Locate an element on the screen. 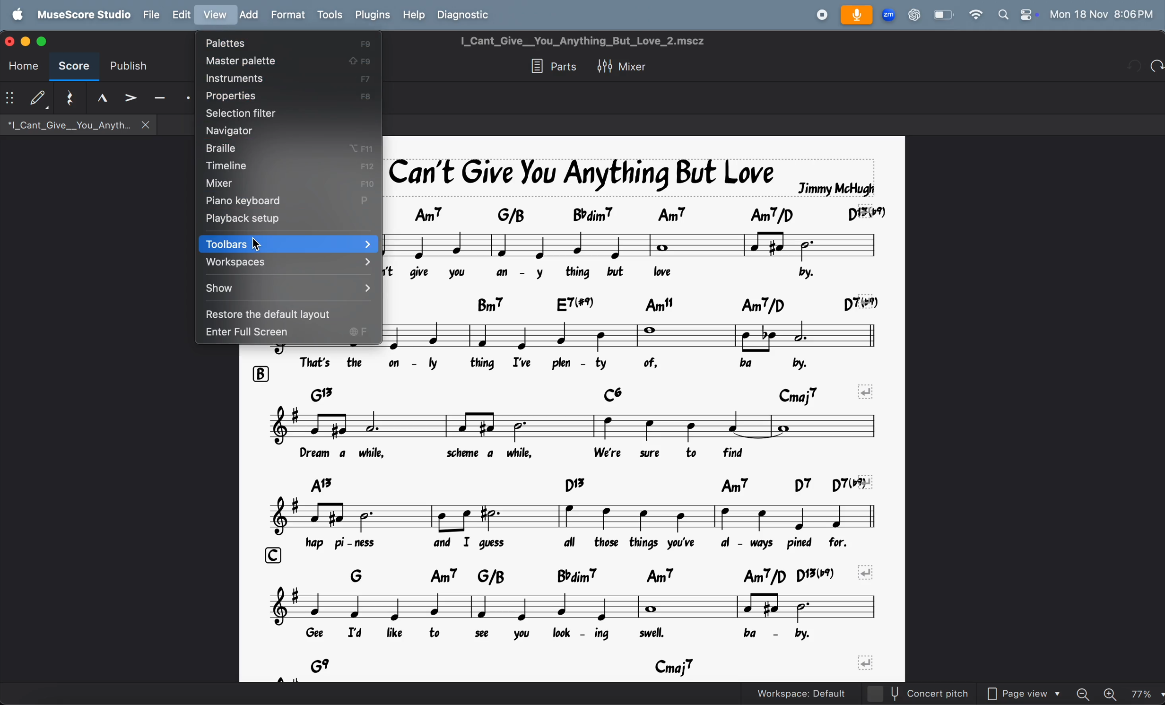  mixer is located at coordinates (623, 67).